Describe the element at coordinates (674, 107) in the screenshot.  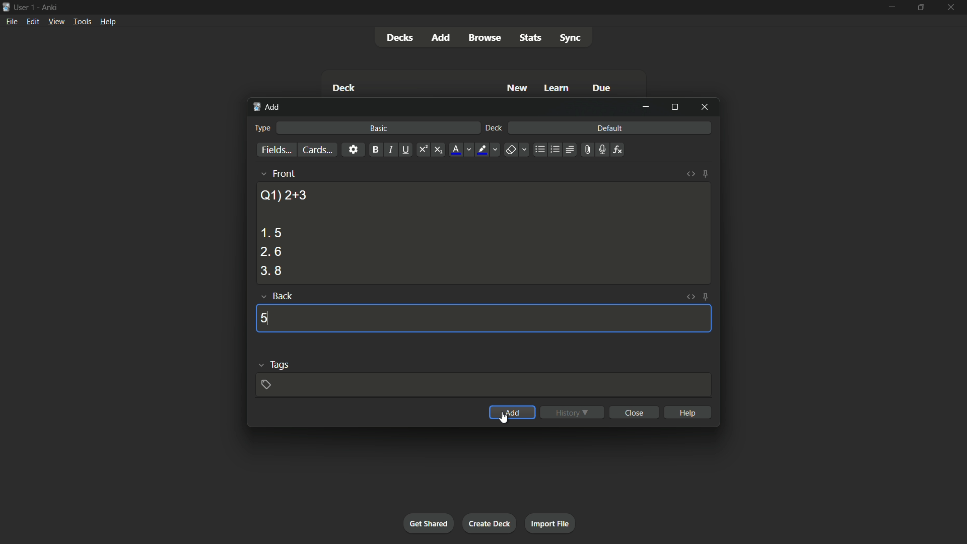
I see `maximize` at that location.